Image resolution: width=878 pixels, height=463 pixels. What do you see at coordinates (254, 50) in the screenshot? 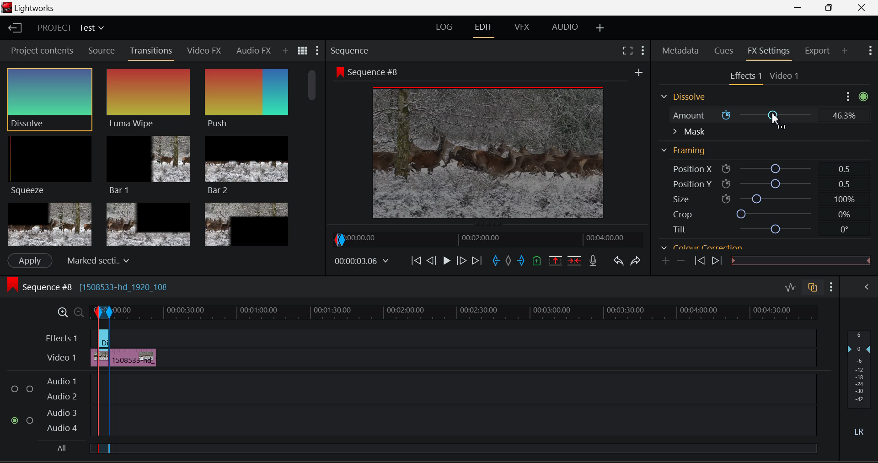
I see `Audio FX` at bounding box center [254, 50].